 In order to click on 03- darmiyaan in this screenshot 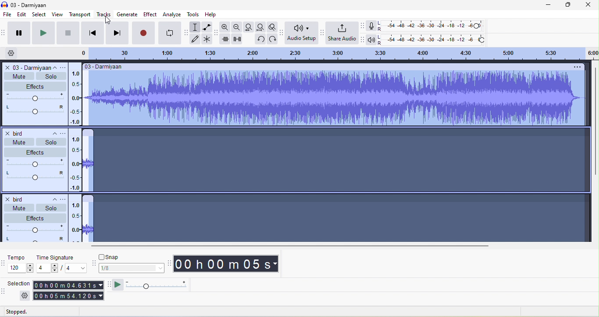, I will do `click(104, 67)`.